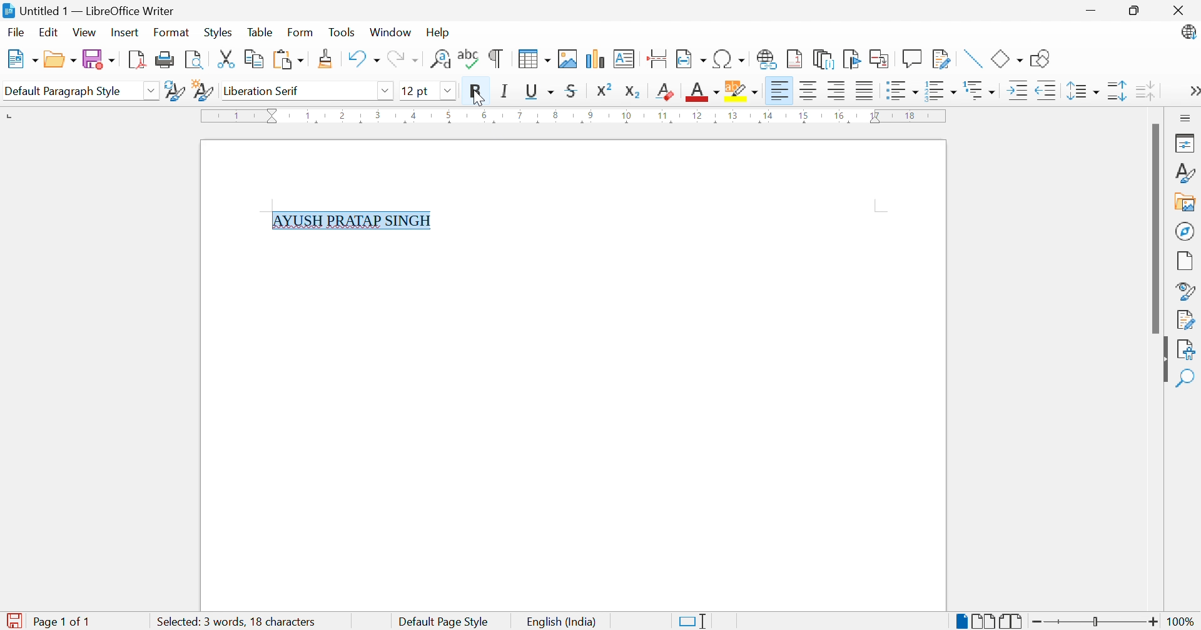  I want to click on 100%, so click(1182, 621).